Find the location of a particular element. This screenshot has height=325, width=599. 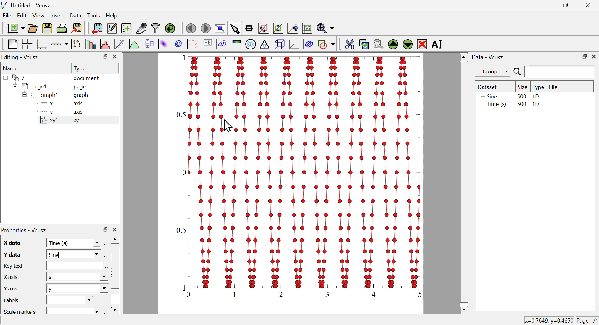

x axis is located at coordinates (11, 276).